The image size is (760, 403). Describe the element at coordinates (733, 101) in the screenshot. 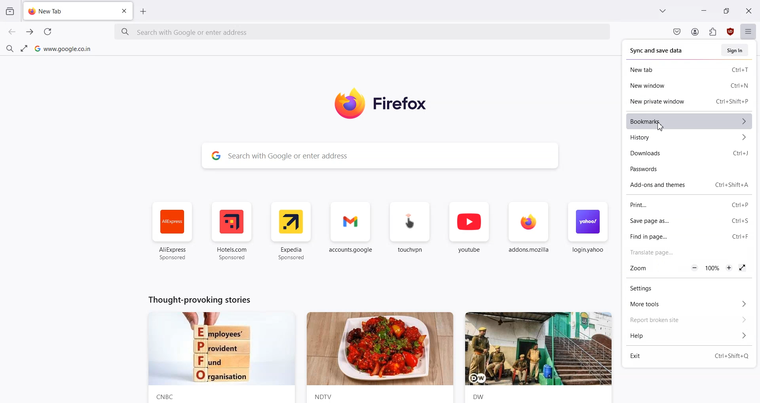

I see `Shortcut key` at that location.